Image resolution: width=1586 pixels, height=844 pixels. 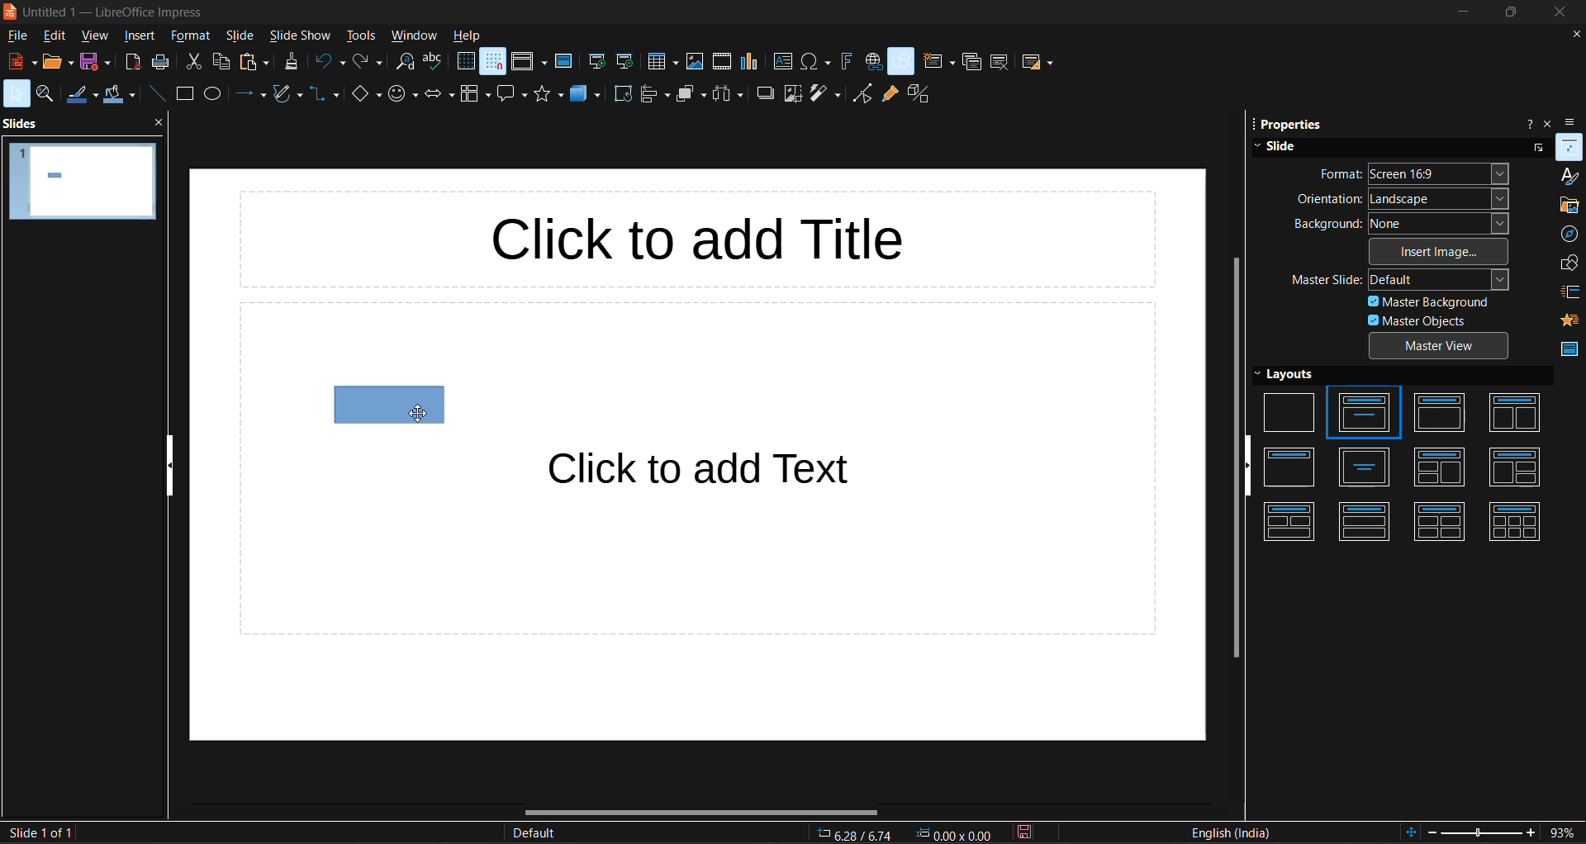 What do you see at coordinates (1539, 145) in the screenshot?
I see `more options` at bounding box center [1539, 145].